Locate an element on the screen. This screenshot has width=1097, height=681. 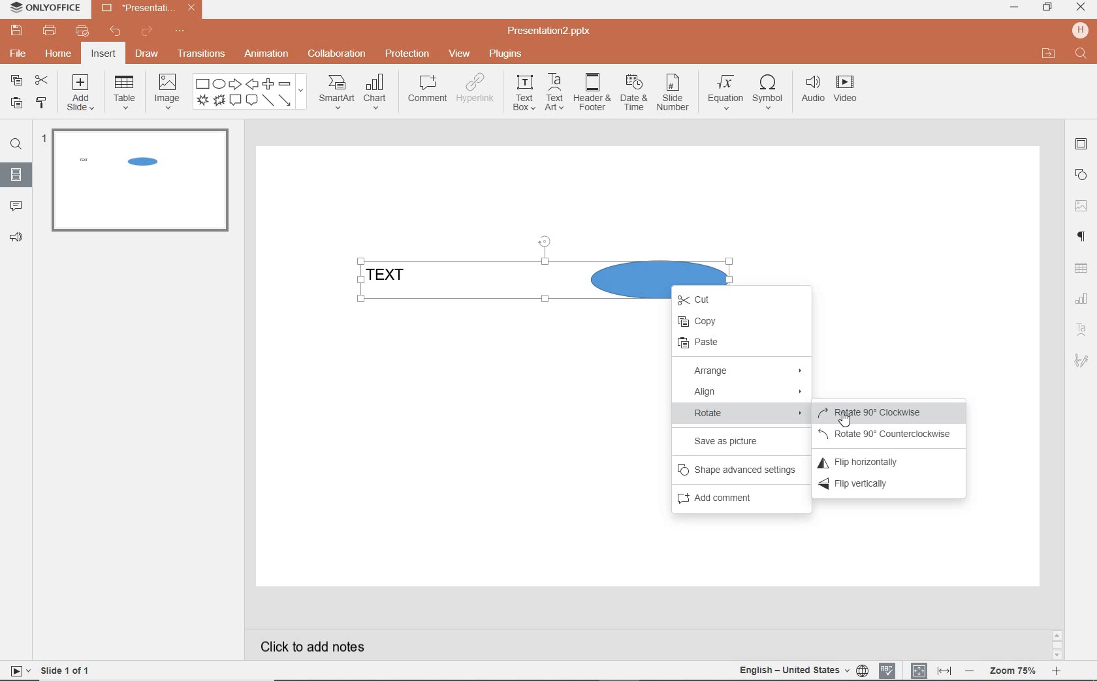
ROTATE 90 CLOCKWISE is located at coordinates (889, 413).